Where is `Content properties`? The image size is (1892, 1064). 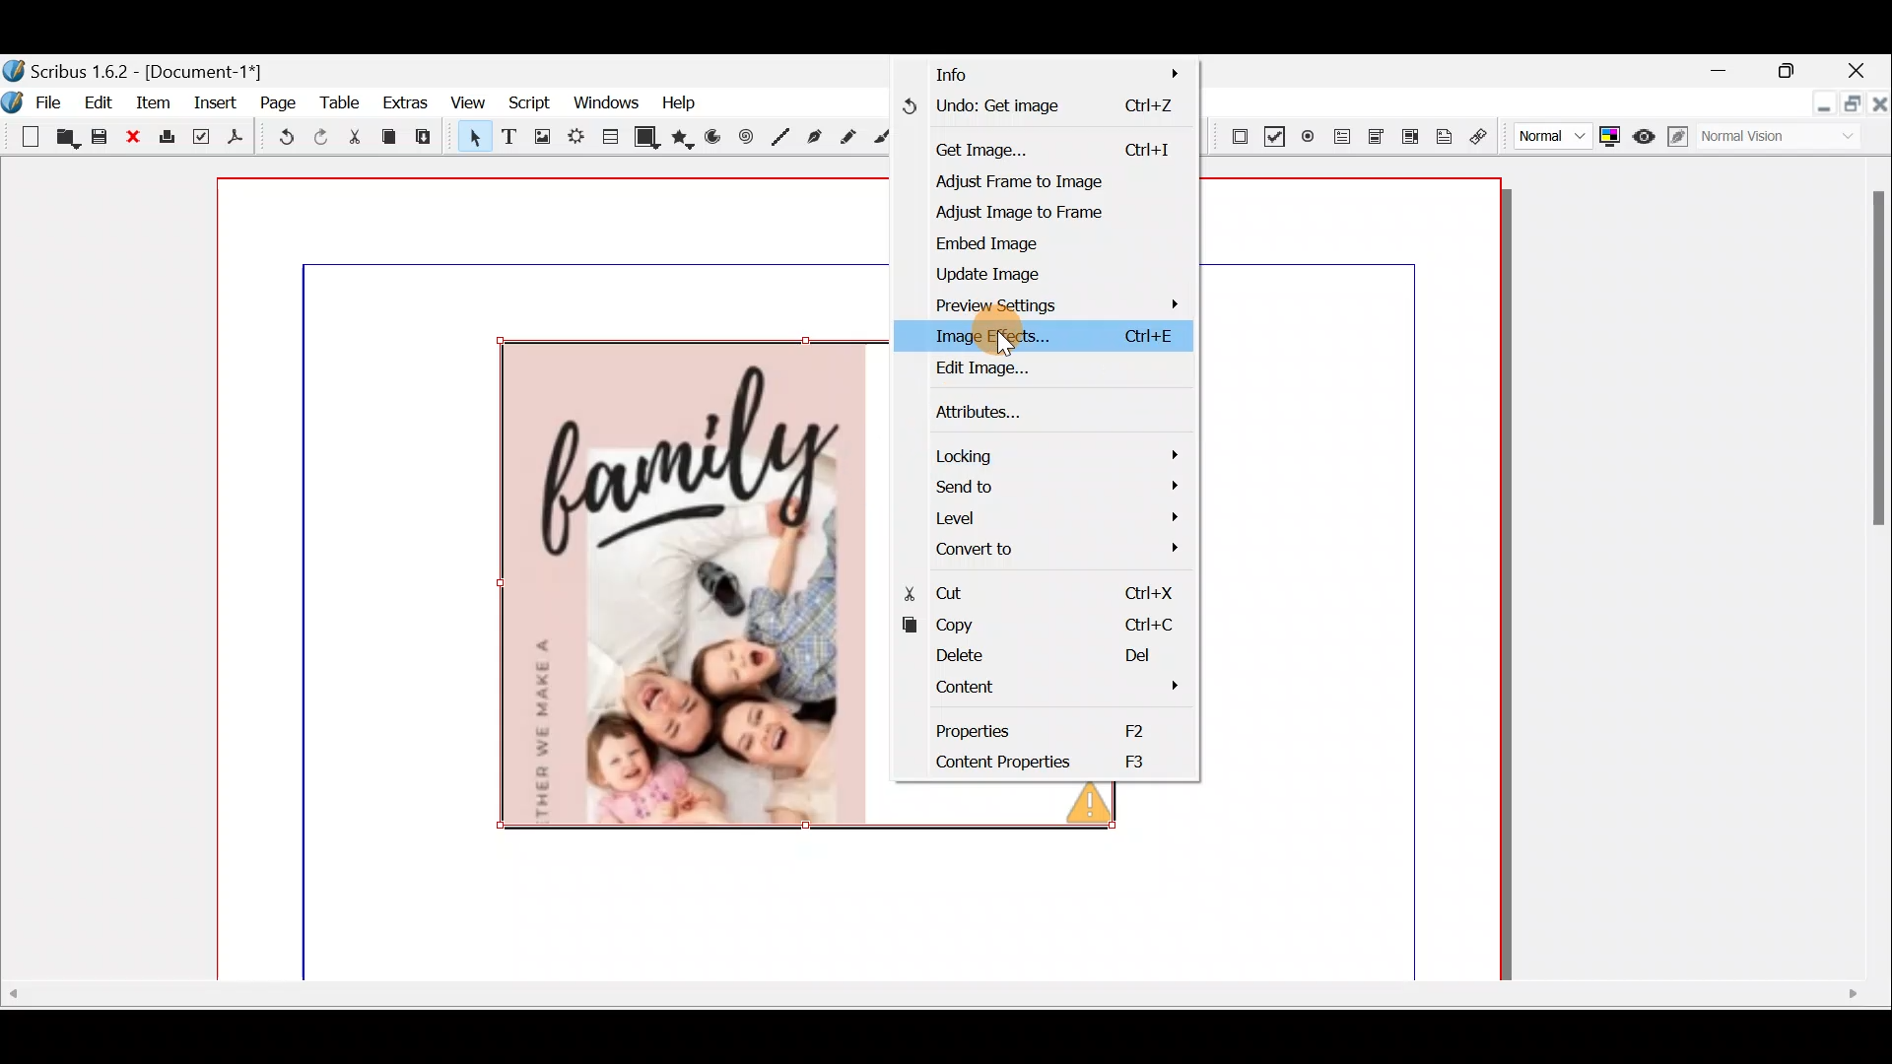
Content properties is located at coordinates (1033, 764).